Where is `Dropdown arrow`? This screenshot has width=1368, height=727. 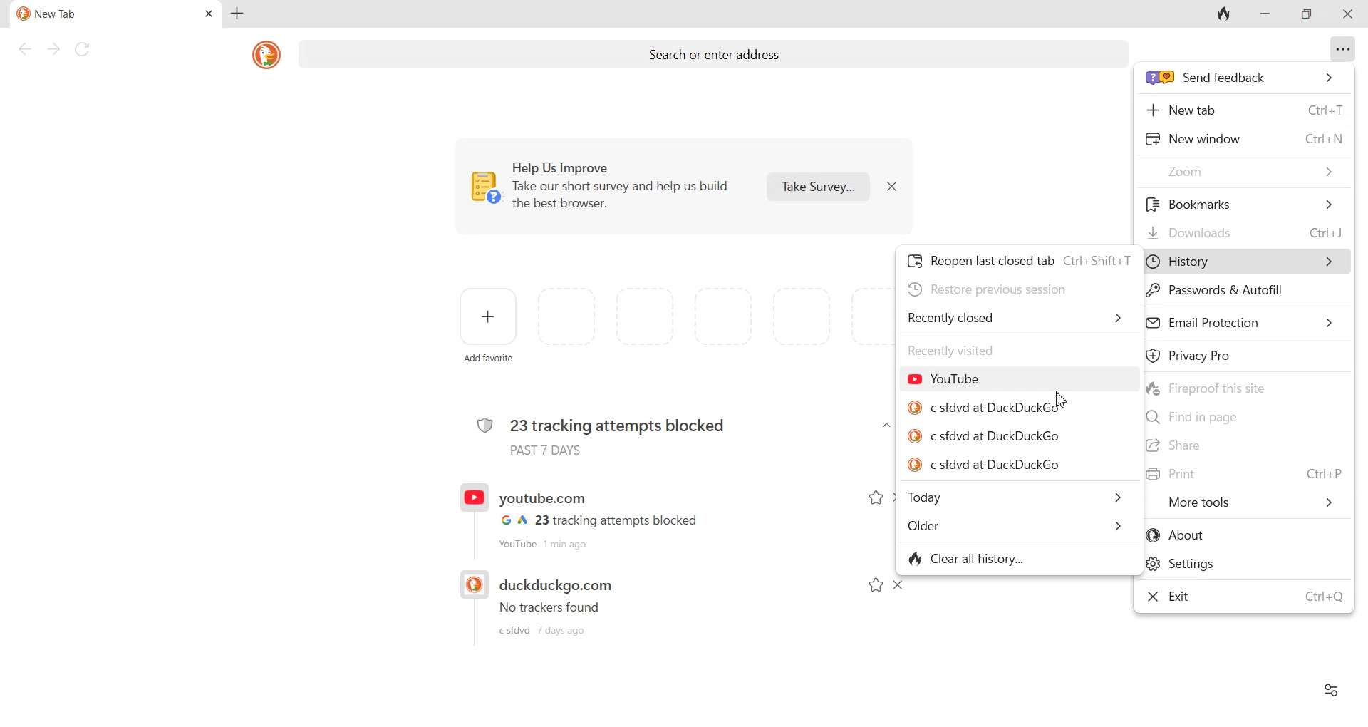
Dropdown arrow is located at coordinates (886, 426).